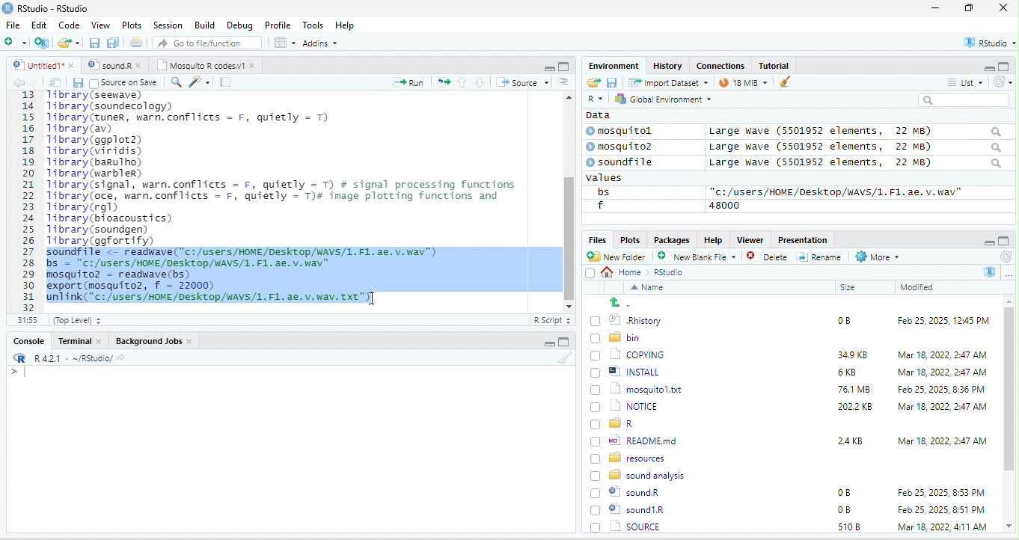 Image resolution: width=1019 pixels, height=540 pixels. I want to click on brush, so click(781, 83).